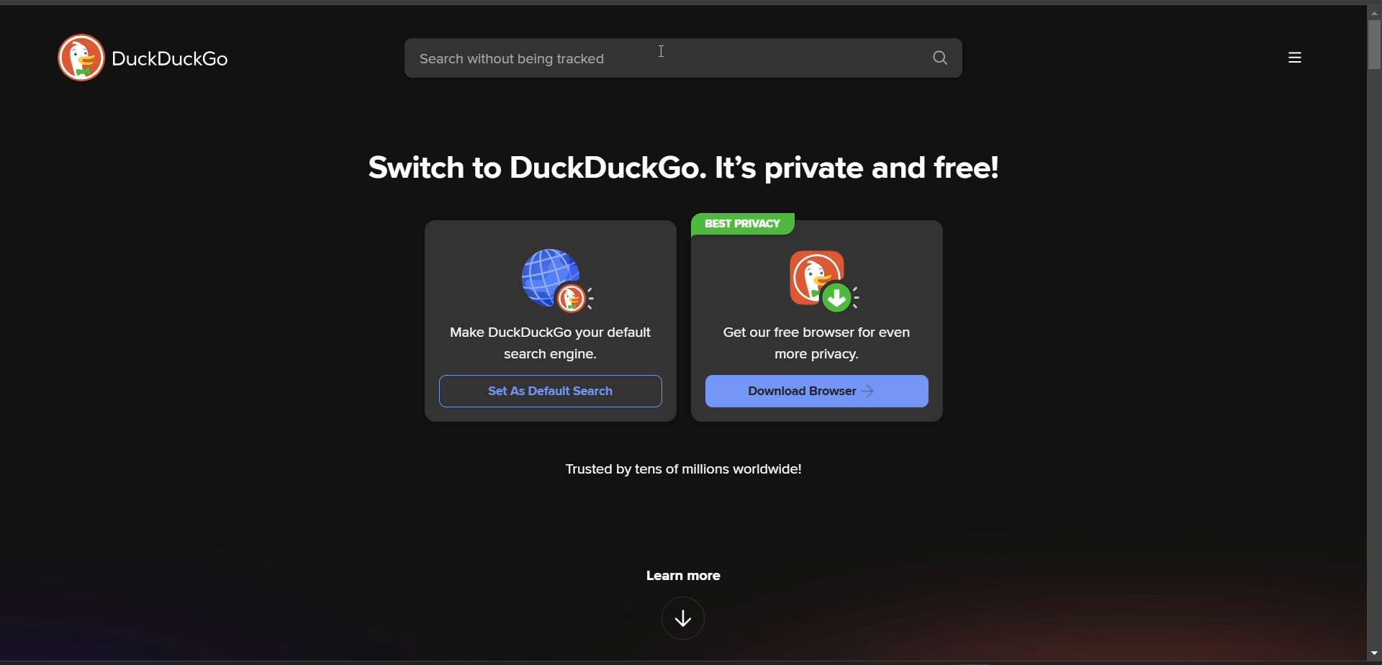 The width and height of the screenshot is (1382, 665). What do you see at coordinates (683, 574) in the screenshot?
I see `learn more` at bounding box center [683, 574].